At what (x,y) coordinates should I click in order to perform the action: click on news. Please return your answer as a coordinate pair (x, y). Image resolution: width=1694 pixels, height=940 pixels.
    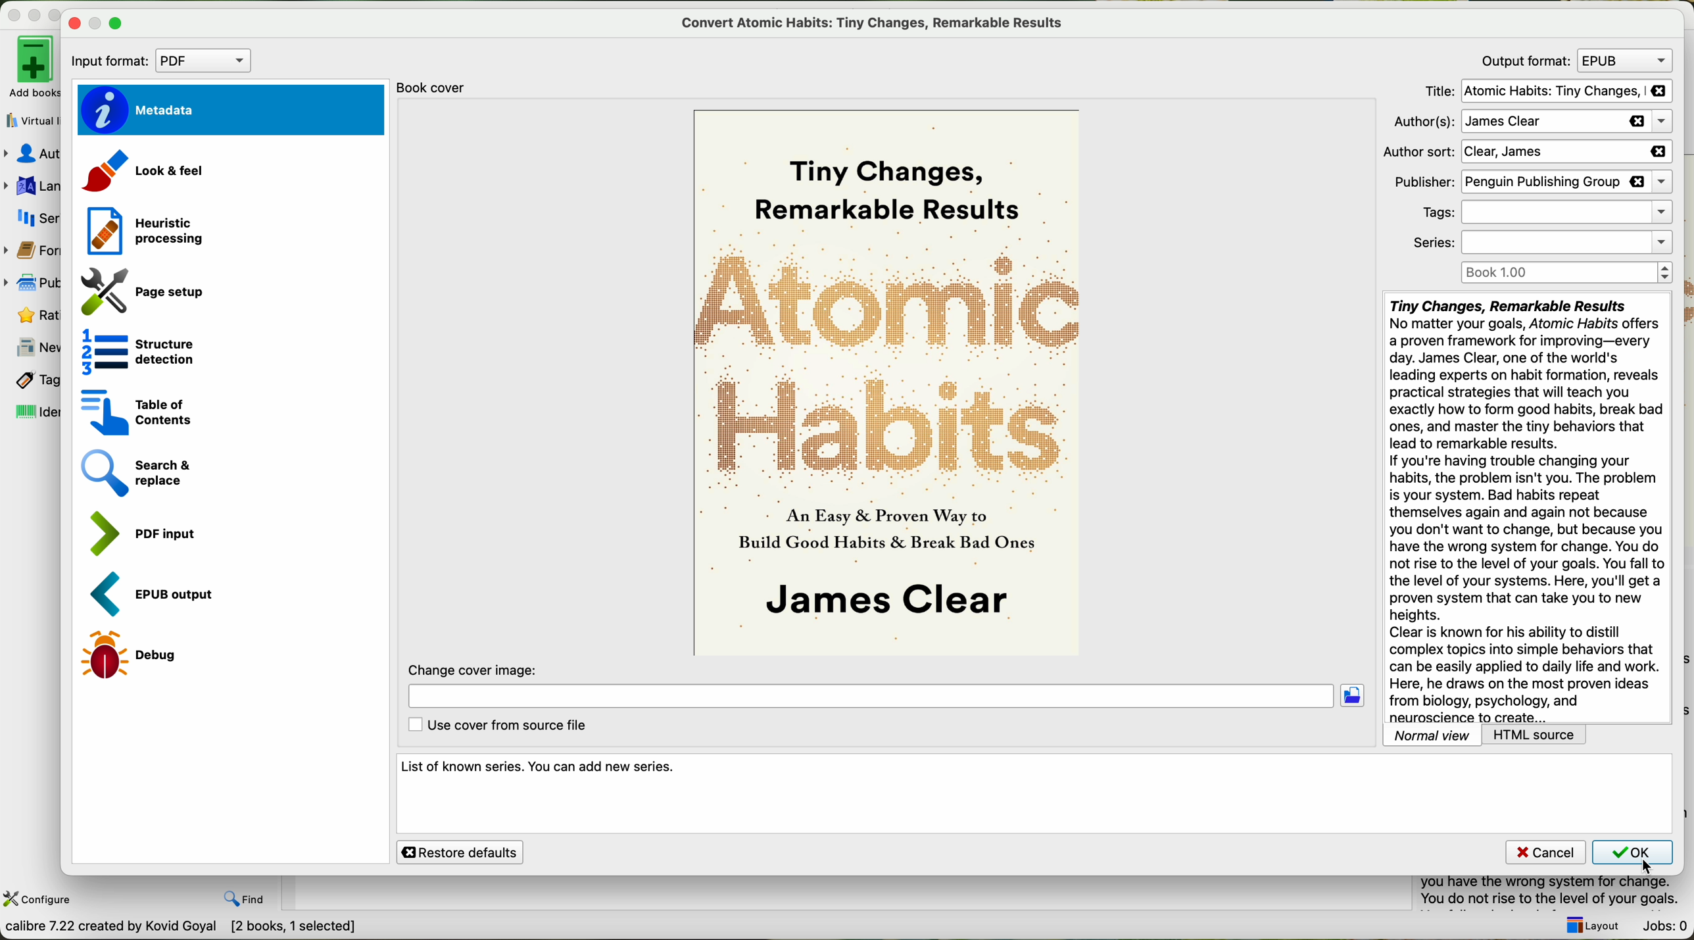
    Looking at the image, I should click on (33, 346).